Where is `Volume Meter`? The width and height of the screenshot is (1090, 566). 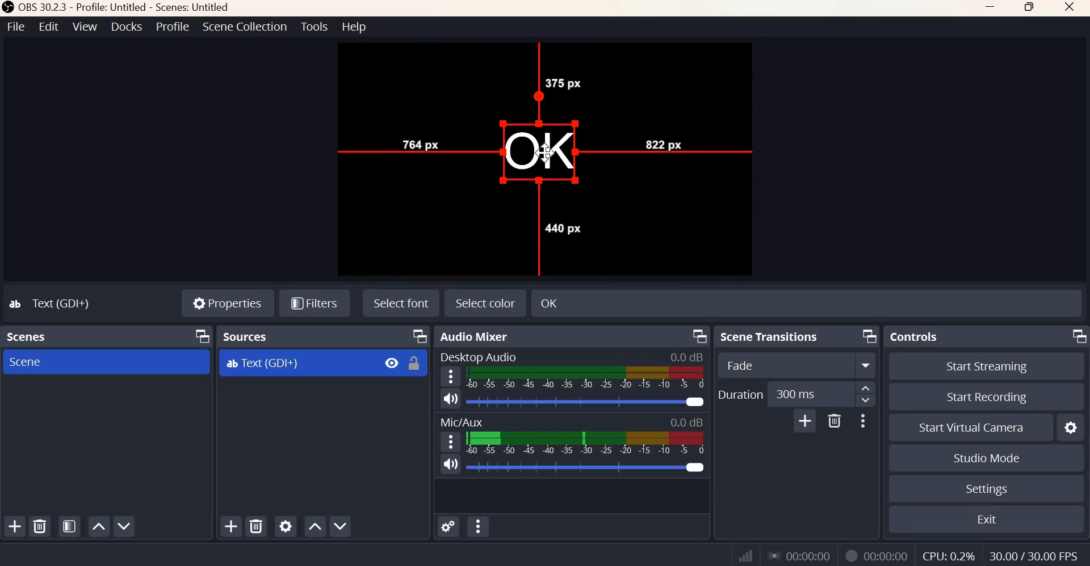 Volume Meter is located at coordinates (585, 443).